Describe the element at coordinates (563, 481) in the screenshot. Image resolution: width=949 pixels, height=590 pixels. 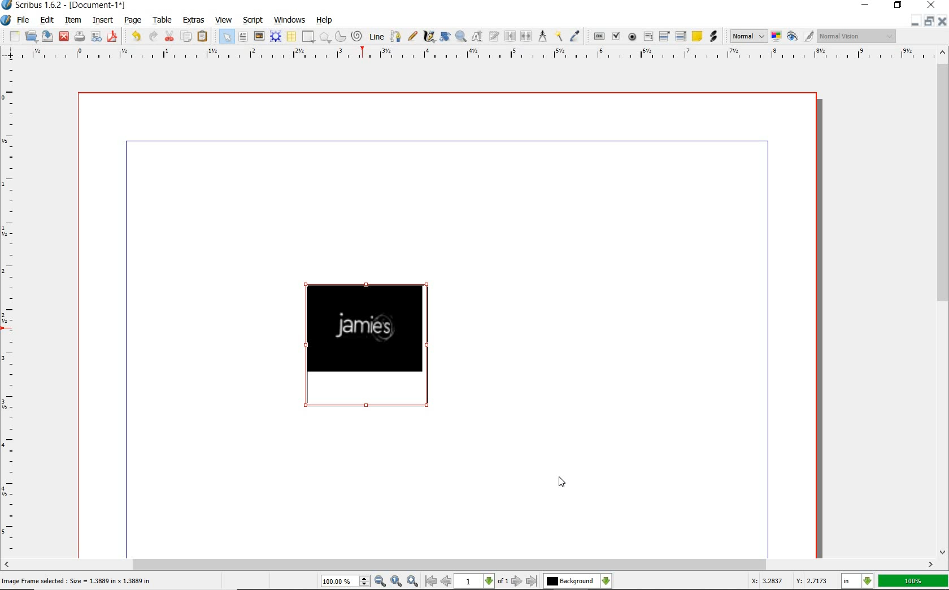
I see `cursor` at that location.